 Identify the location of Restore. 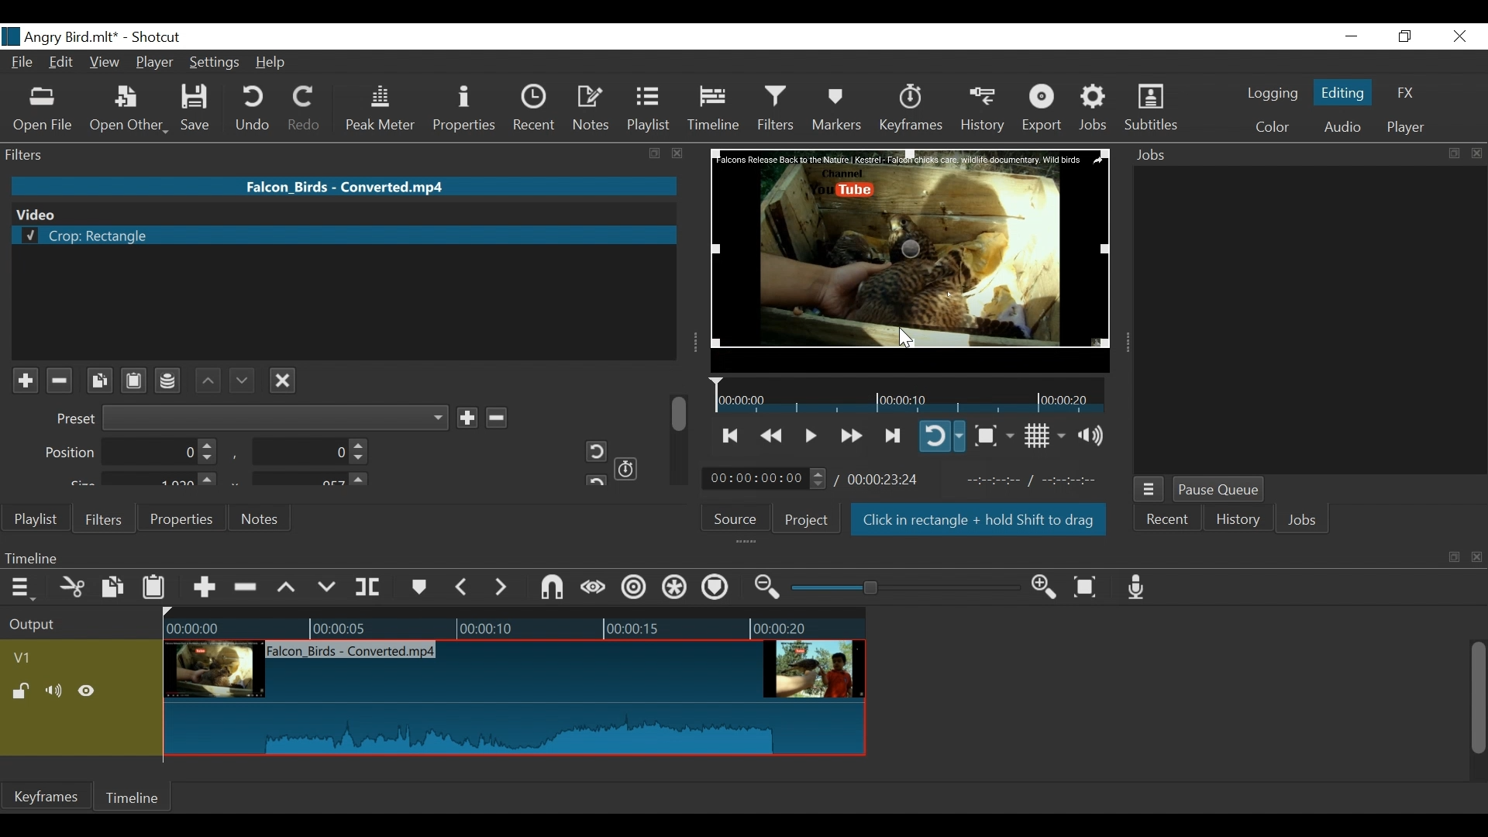
(1405, 37).